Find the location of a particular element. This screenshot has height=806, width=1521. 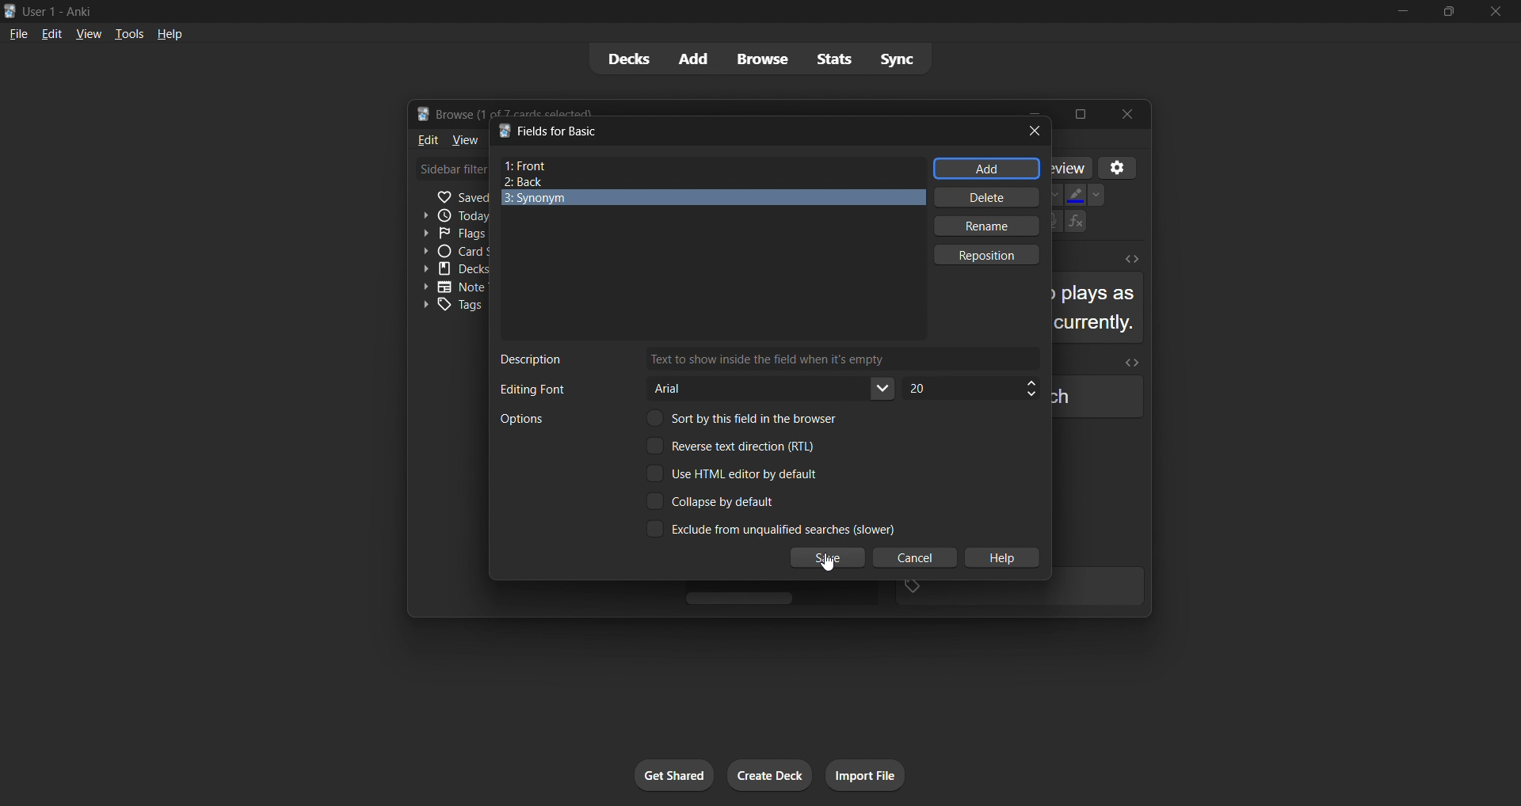

help is located at coordinates (1003, 559).